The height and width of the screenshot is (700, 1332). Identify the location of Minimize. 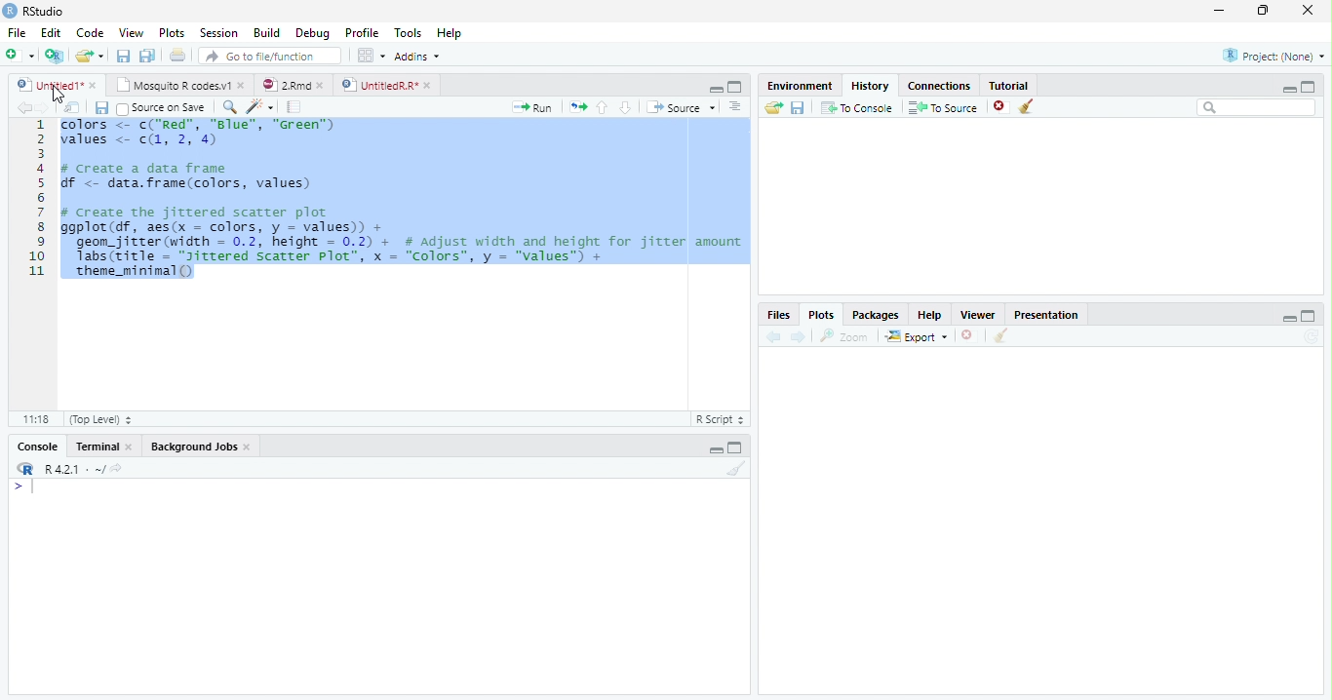
(1288, 318).